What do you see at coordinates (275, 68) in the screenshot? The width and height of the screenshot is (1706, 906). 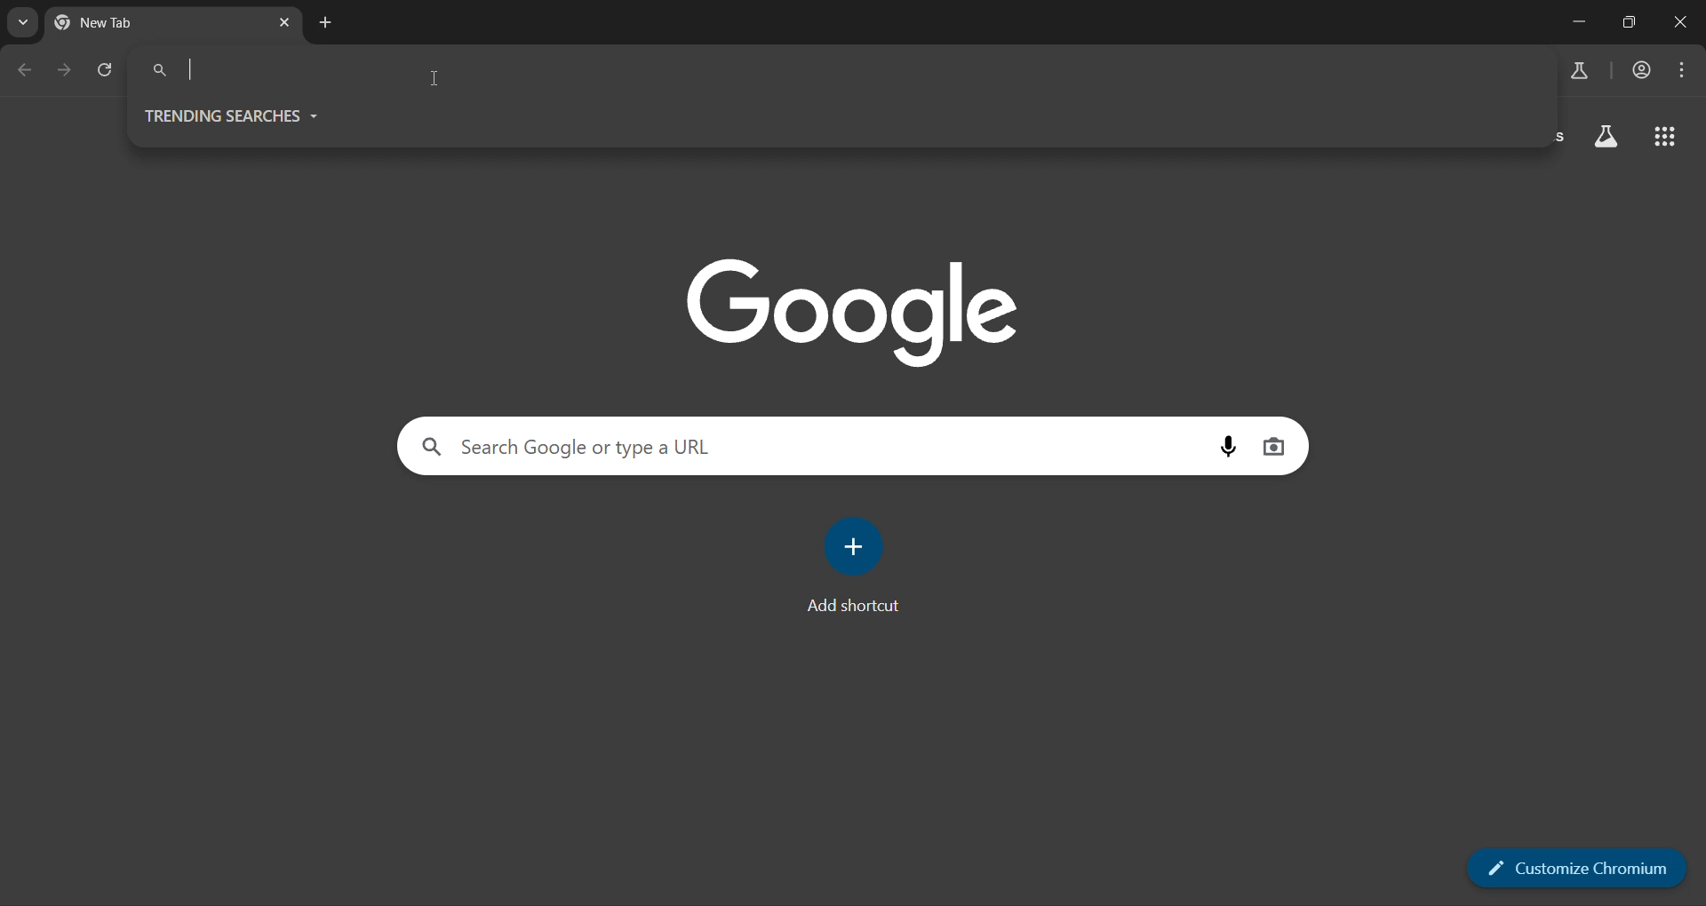 I see `search panel` at bounding box center [275, 68].